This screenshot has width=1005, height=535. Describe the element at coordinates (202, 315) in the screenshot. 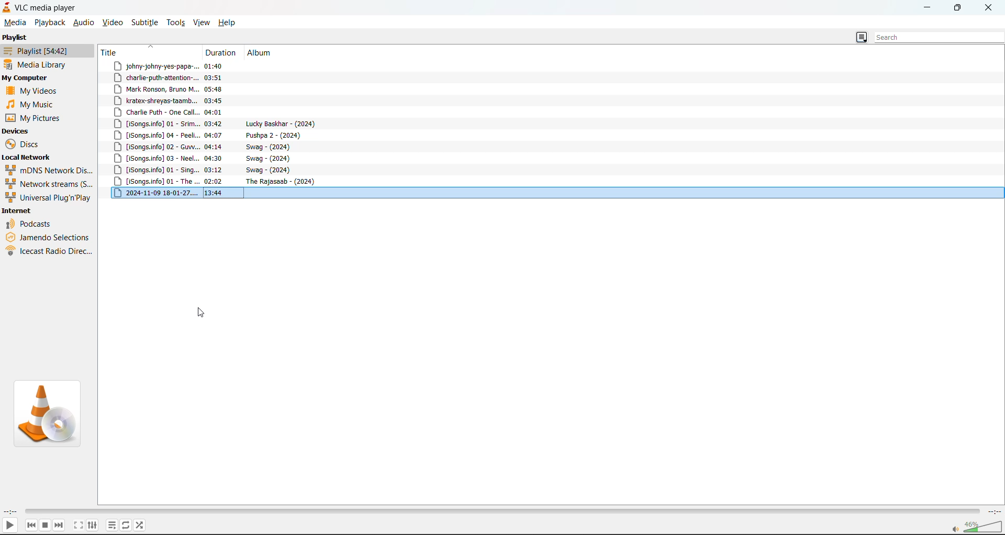

I see `cursor` at that location.